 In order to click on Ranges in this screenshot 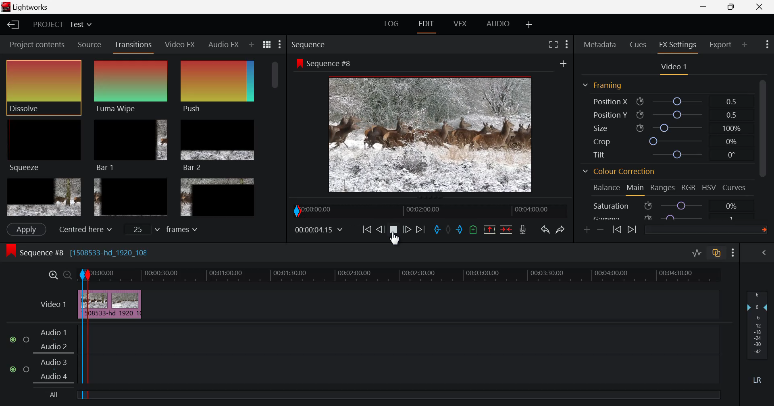, I will do `click(664, 189)`.